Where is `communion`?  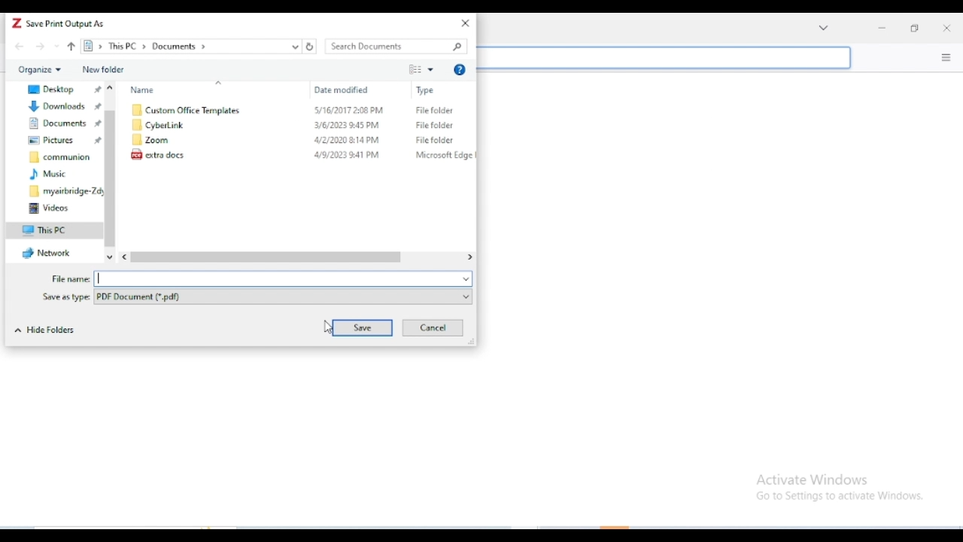 communion is located at coordinates (60, 156).